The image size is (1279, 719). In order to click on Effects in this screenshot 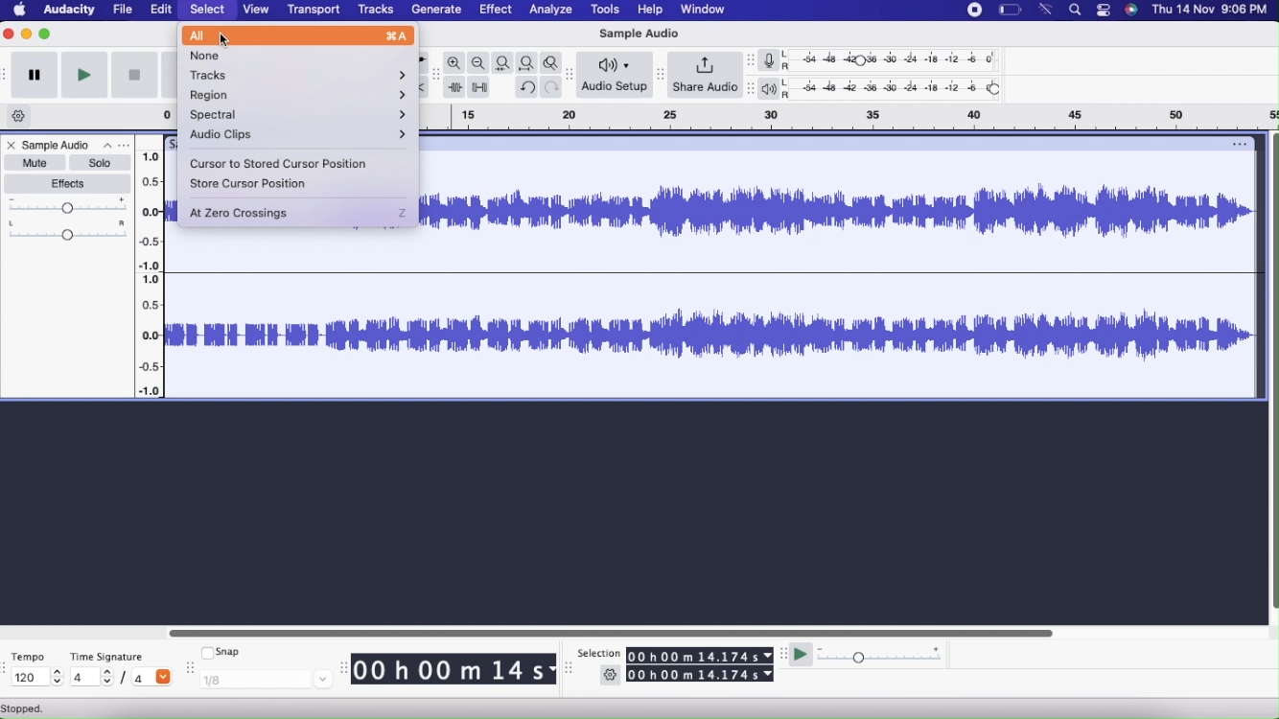, I will do `click(68, 183)`.